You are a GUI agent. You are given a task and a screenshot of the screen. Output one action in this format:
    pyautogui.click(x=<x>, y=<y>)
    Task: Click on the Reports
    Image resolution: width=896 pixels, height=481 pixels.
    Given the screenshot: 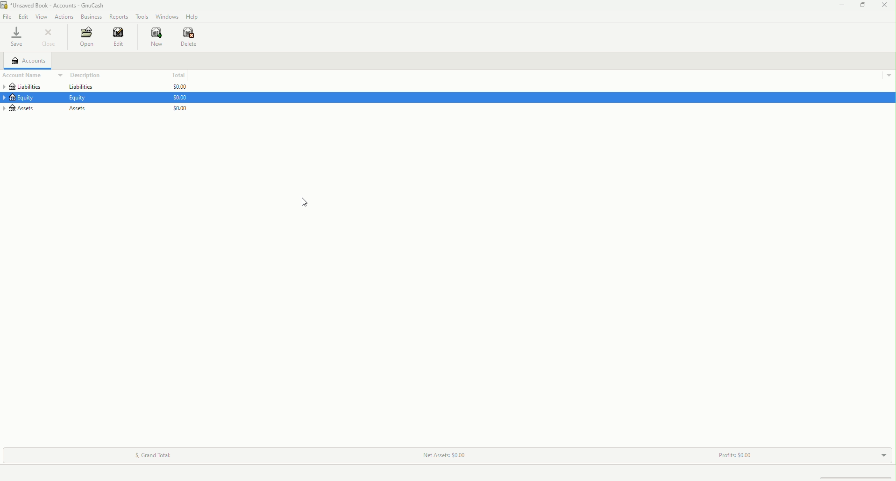 What is the action you would take?
    pyautogui.click(x=118, y=16)
    